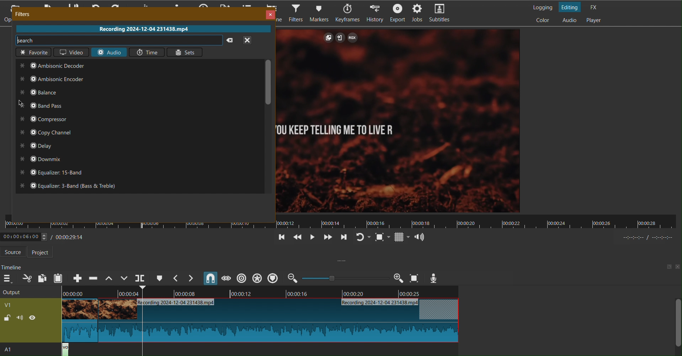 This screenshot has width=682, height=356. Describe the element at coordinates (678, 267) in the screenshot. I see `close` at that location.